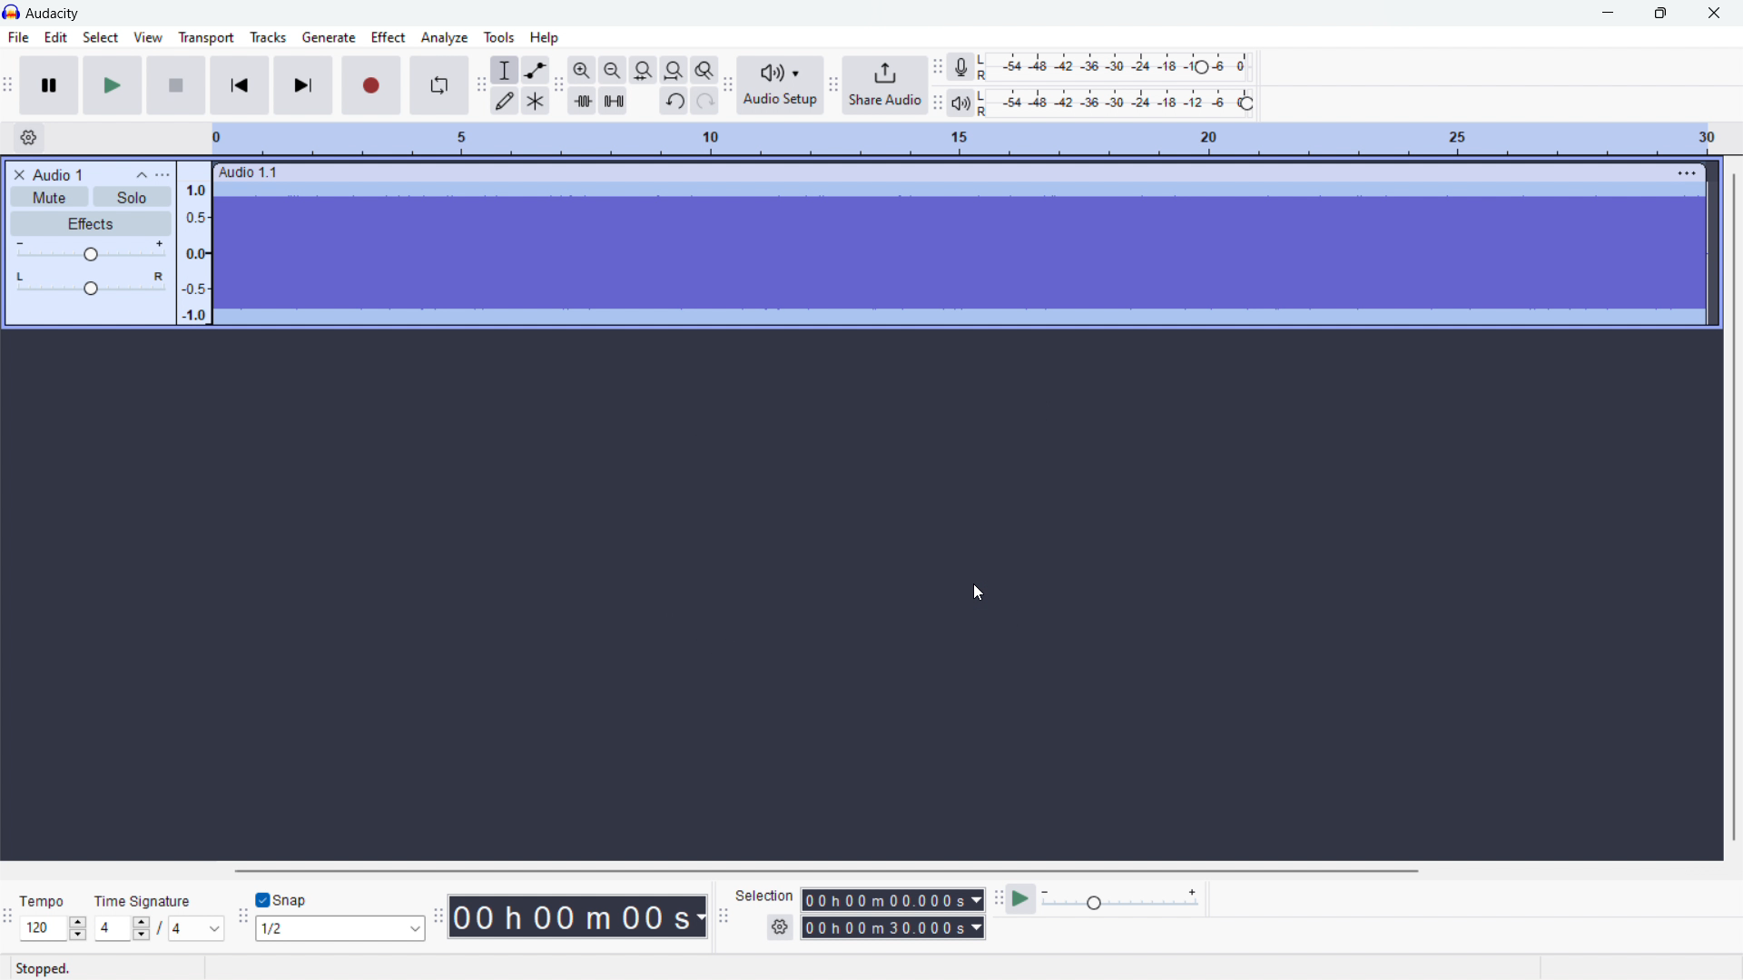 This screenshot has width=1743, height=980. I want to click on start time, so click(892, 899).